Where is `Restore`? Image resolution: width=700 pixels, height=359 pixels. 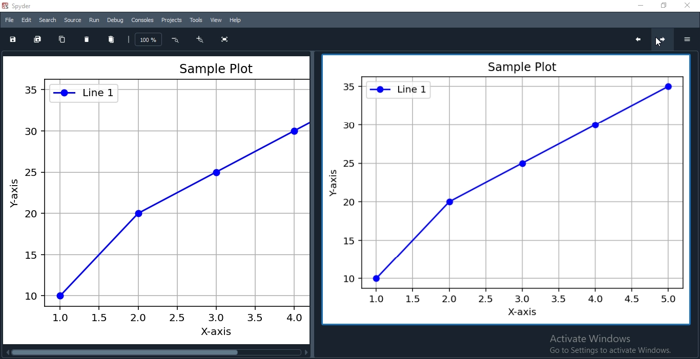 Restore is located at coordinates (662, 6).